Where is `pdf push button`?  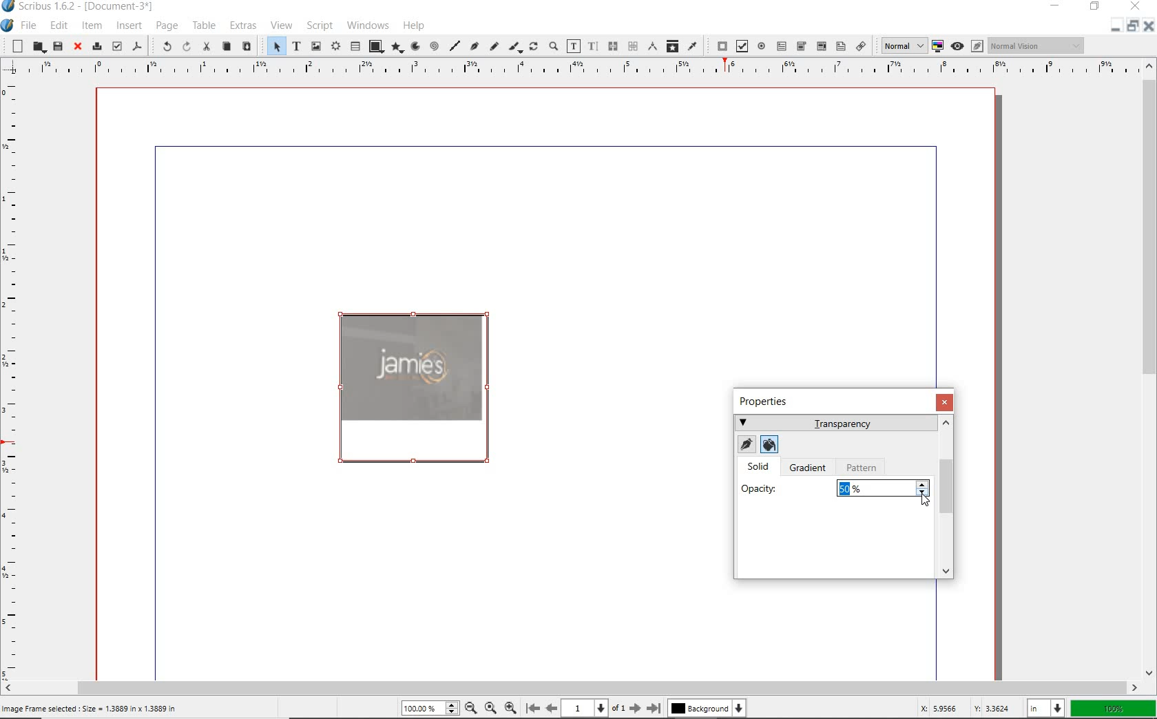 pdf push button is located at coordinates (718, 45).